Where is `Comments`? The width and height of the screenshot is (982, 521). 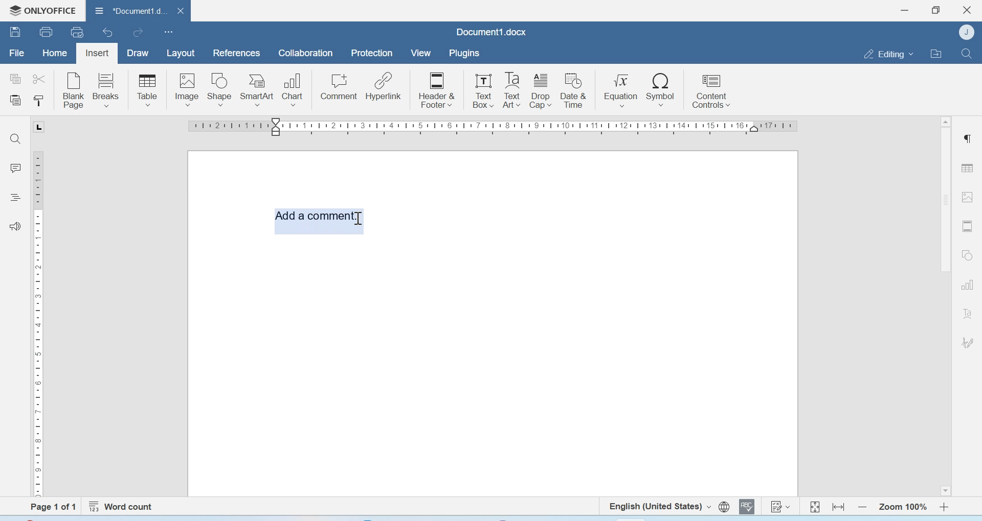
Comments is located at coordinates (15, 168).